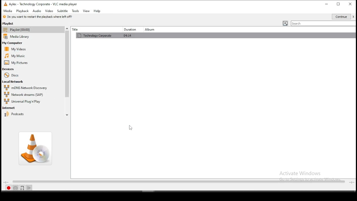 This screenshot has height=201, width=357. What do you see at coordinates (12, 76) in the screenshot?
I see `discs` at bounding box center [12, 76].